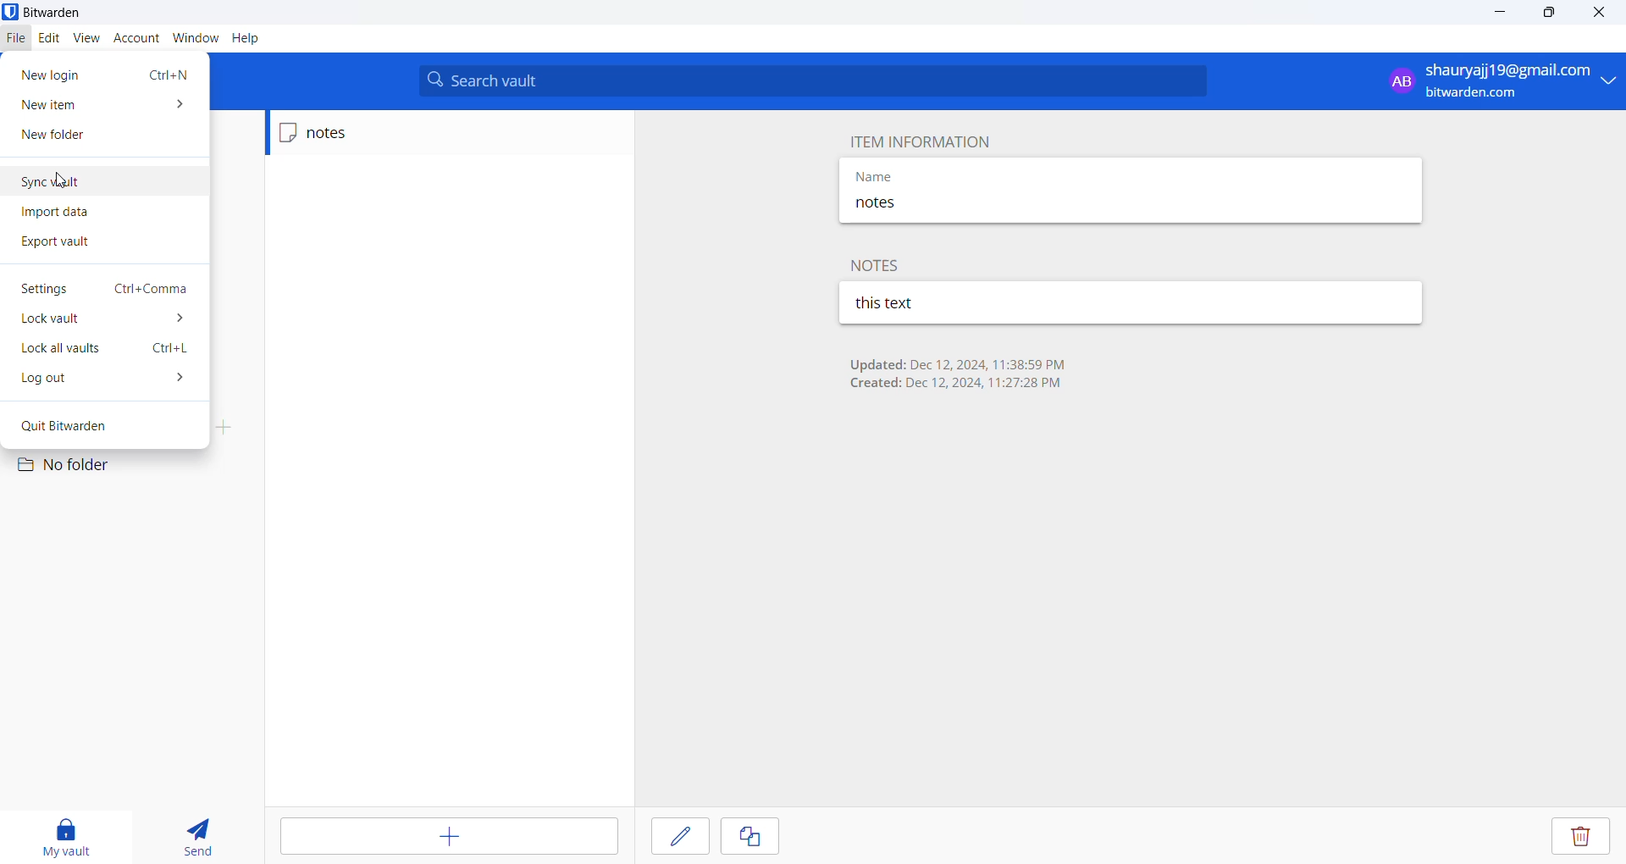 This screenshot has height=864, width=1626. Describe the element at coordinates (65, 181) in the screenshot. I see `cursor` at that location.